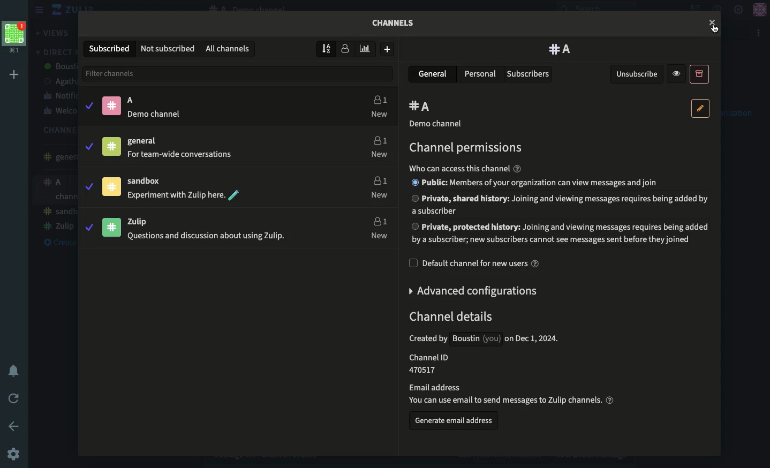  What do you see at coordinates (217, 146) in the screenshot?
I see `General` at bounding box center [217, 146].